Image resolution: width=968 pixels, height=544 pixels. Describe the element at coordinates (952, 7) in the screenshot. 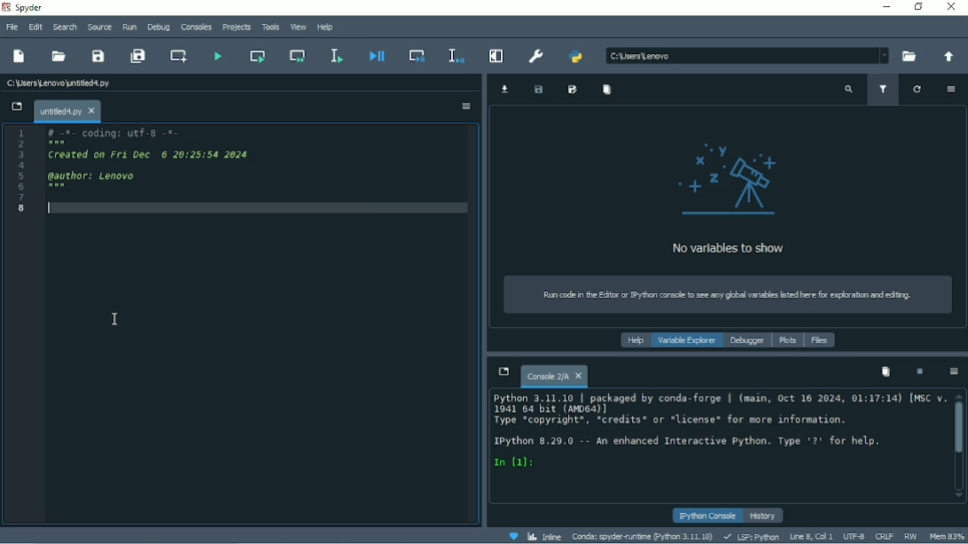

I see `Close` at that location.